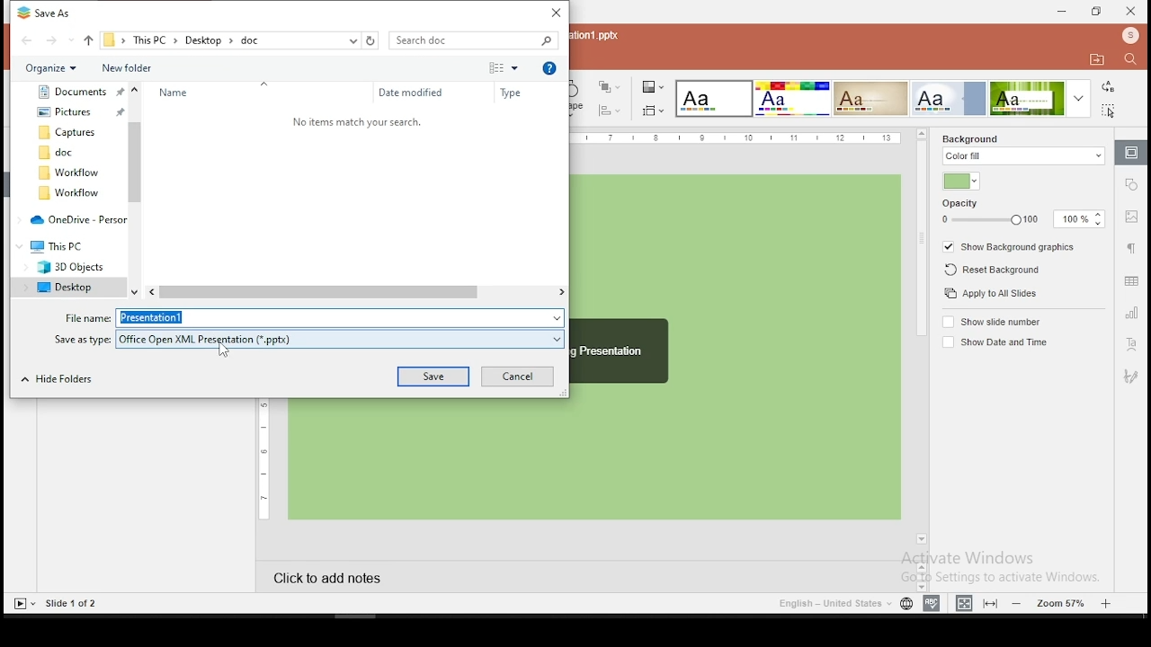 The image size is (1151, 647). Describe the element at coordinates (504, 66) in the screenshot. I see `more options` at that location.